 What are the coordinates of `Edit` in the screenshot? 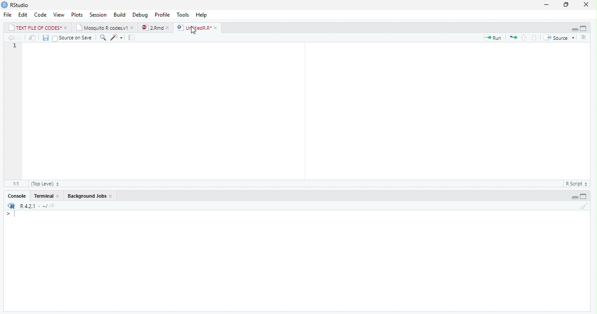 It's located at (24, 14).